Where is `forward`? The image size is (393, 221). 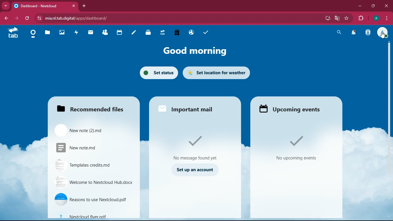 forward is located at coordinates (16, 18).